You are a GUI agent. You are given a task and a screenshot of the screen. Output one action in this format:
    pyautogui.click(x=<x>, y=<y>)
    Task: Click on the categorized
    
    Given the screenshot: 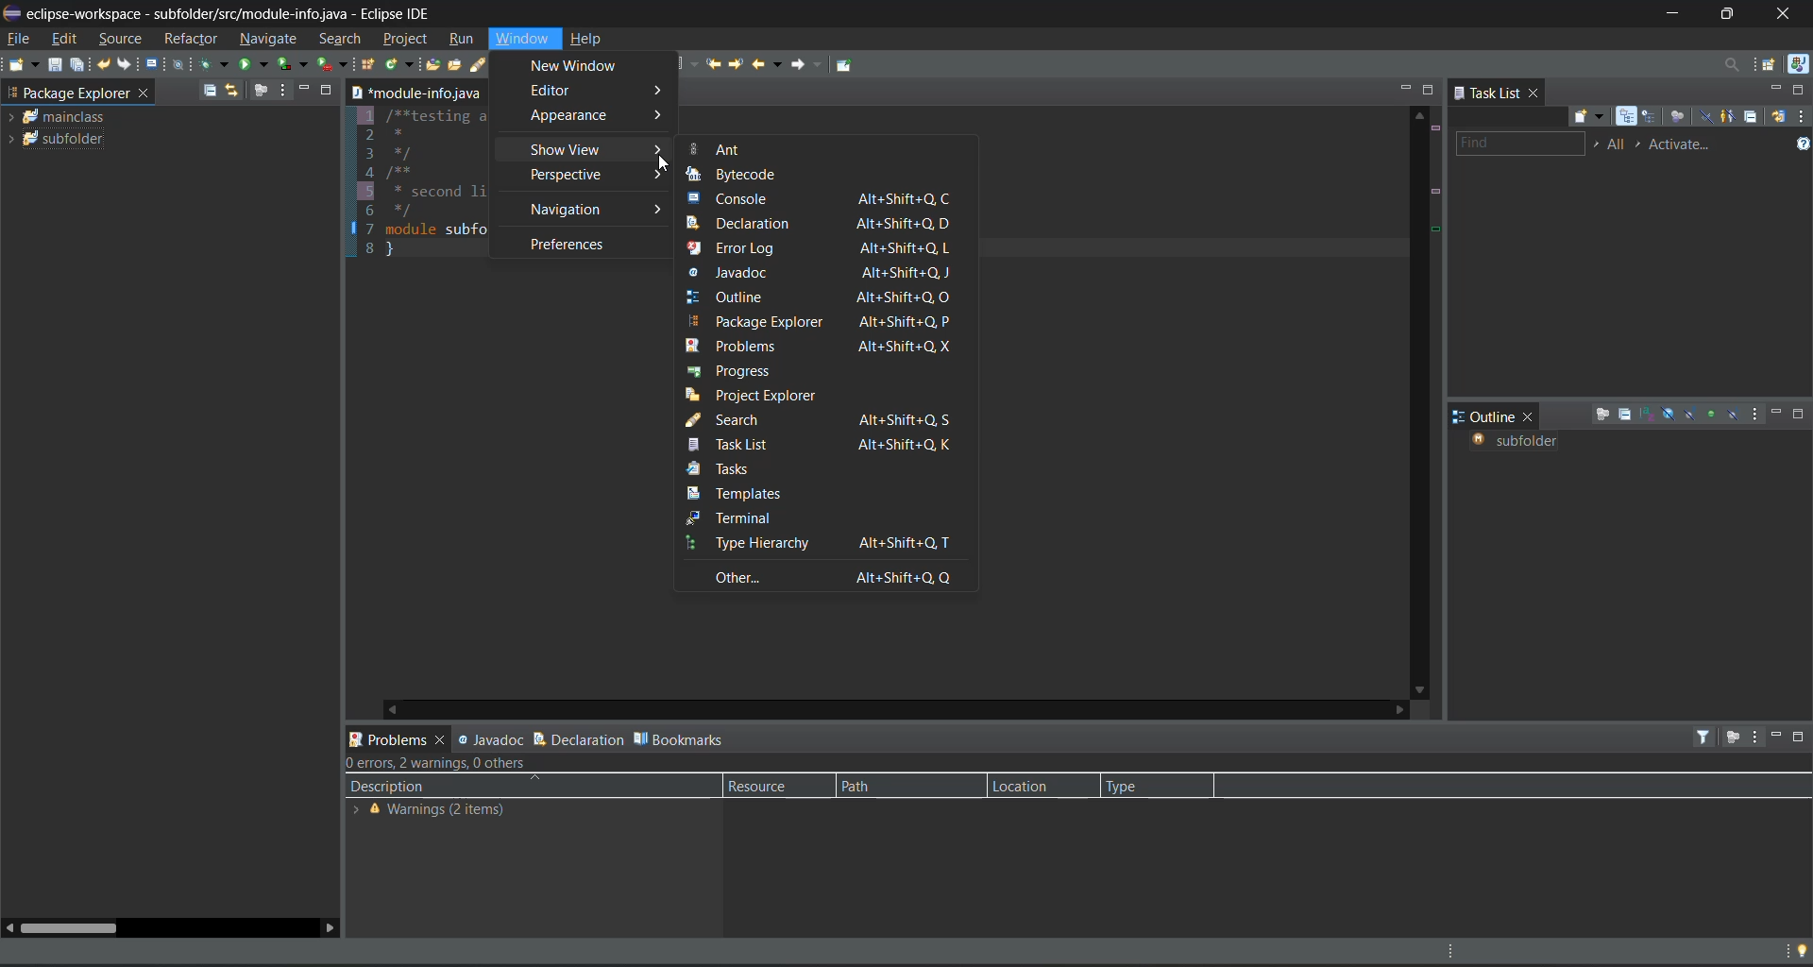 What is the action you would take?
    pyautogui.click(x=1629, y=117)
    